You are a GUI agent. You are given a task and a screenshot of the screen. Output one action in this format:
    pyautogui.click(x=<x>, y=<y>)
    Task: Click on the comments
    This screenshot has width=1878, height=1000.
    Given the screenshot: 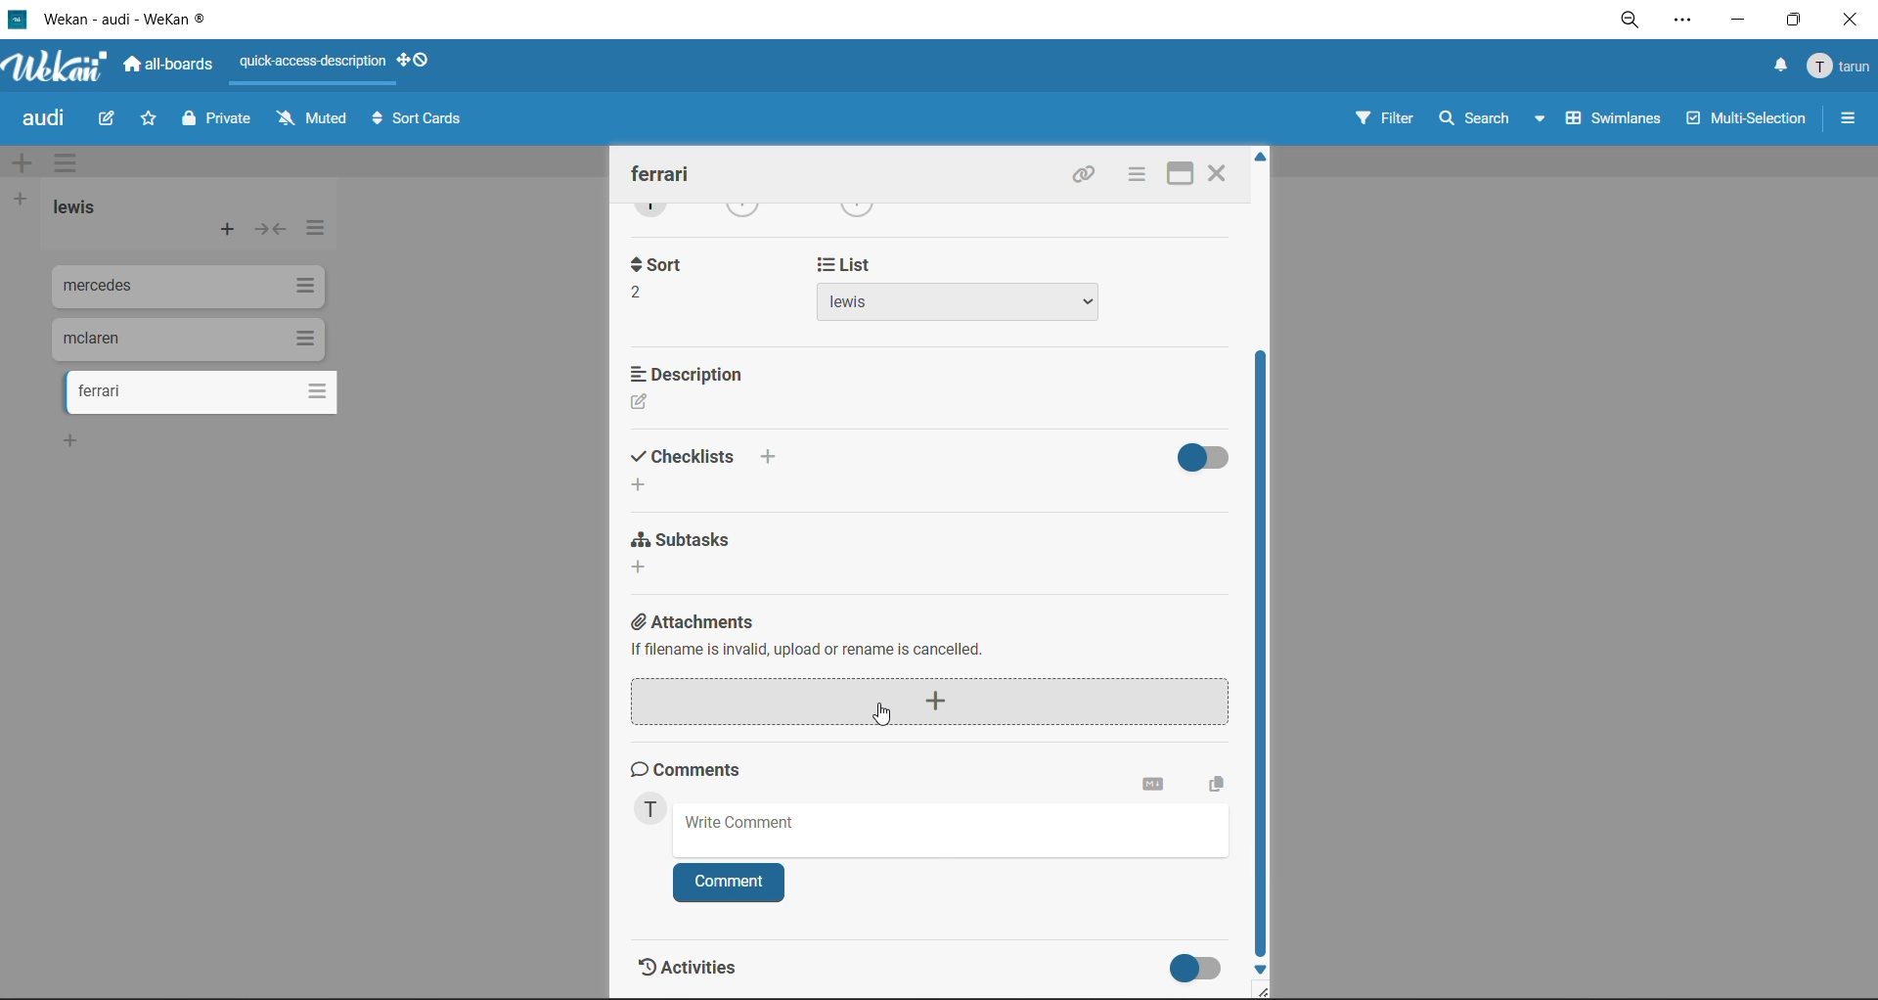 What is the action you would take?
    pyautogui.click(x=699, y=768)
    